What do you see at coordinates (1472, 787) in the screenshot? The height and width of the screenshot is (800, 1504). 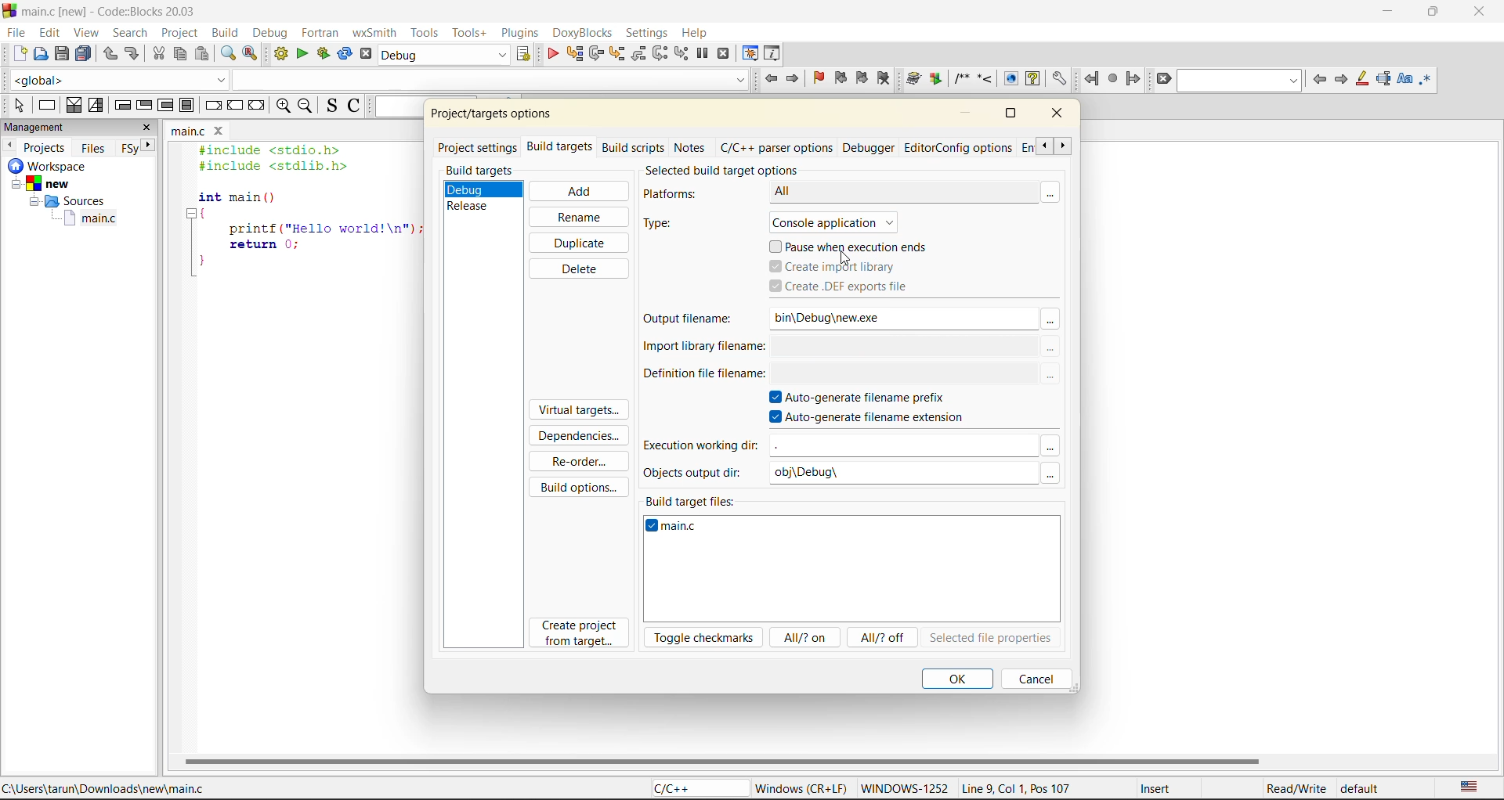 I see `text language` at bounding box center [1472, 787].